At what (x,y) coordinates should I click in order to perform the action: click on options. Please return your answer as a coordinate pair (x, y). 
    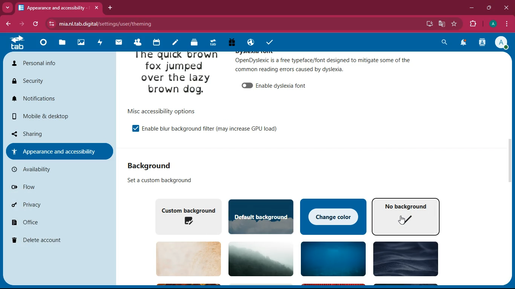
    Looking at the image, I should click on (161, 111).